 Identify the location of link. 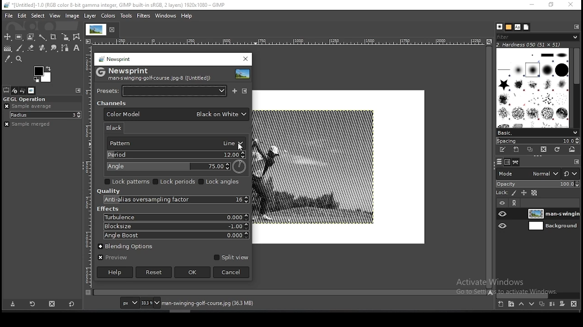
(515, 203).